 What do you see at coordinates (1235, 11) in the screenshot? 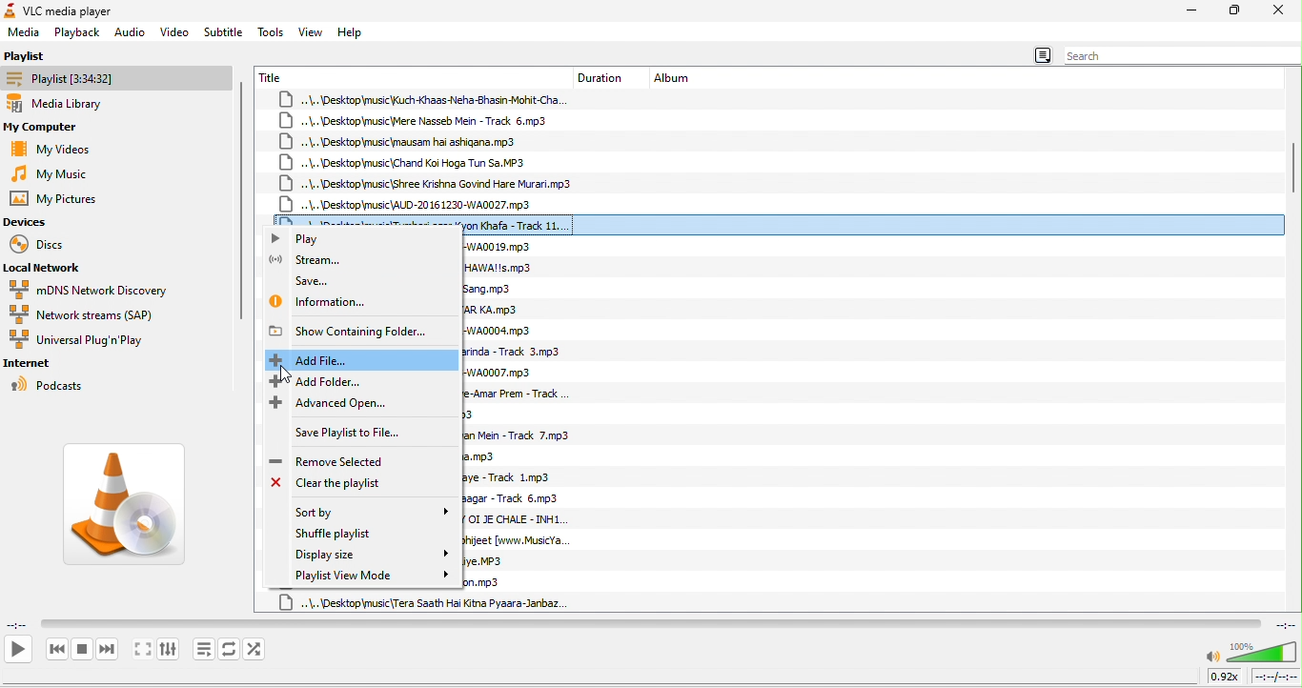
I see `maximize` at bounding box center [1235, 11].